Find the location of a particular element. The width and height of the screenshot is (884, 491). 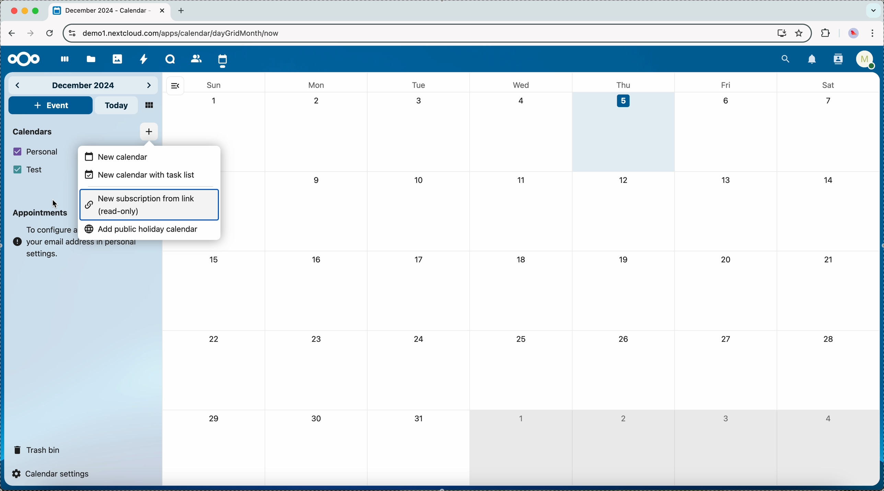

mon is located at coordinates (317, 83).